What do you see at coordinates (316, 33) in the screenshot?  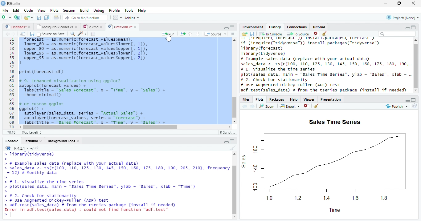 I see `Delete` at bounding box center [316, 33].